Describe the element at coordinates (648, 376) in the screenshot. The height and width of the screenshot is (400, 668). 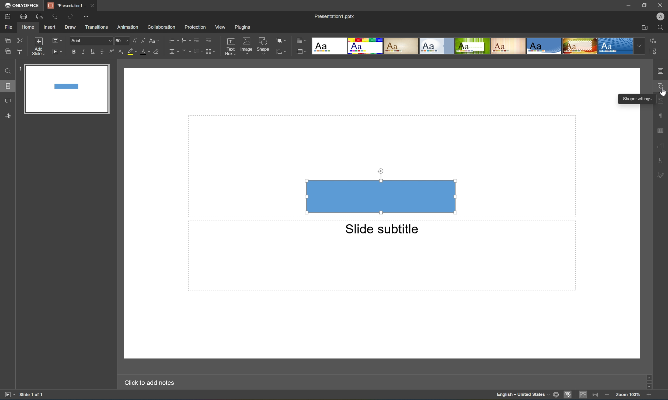
I see `scroll up` at that location.